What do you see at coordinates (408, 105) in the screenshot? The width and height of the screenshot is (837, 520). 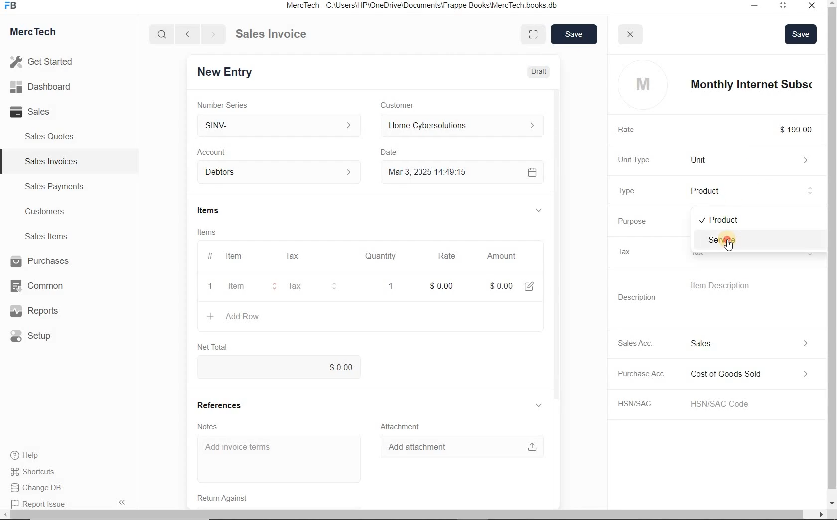 I see `Customer` at bounding box center [408, 105].